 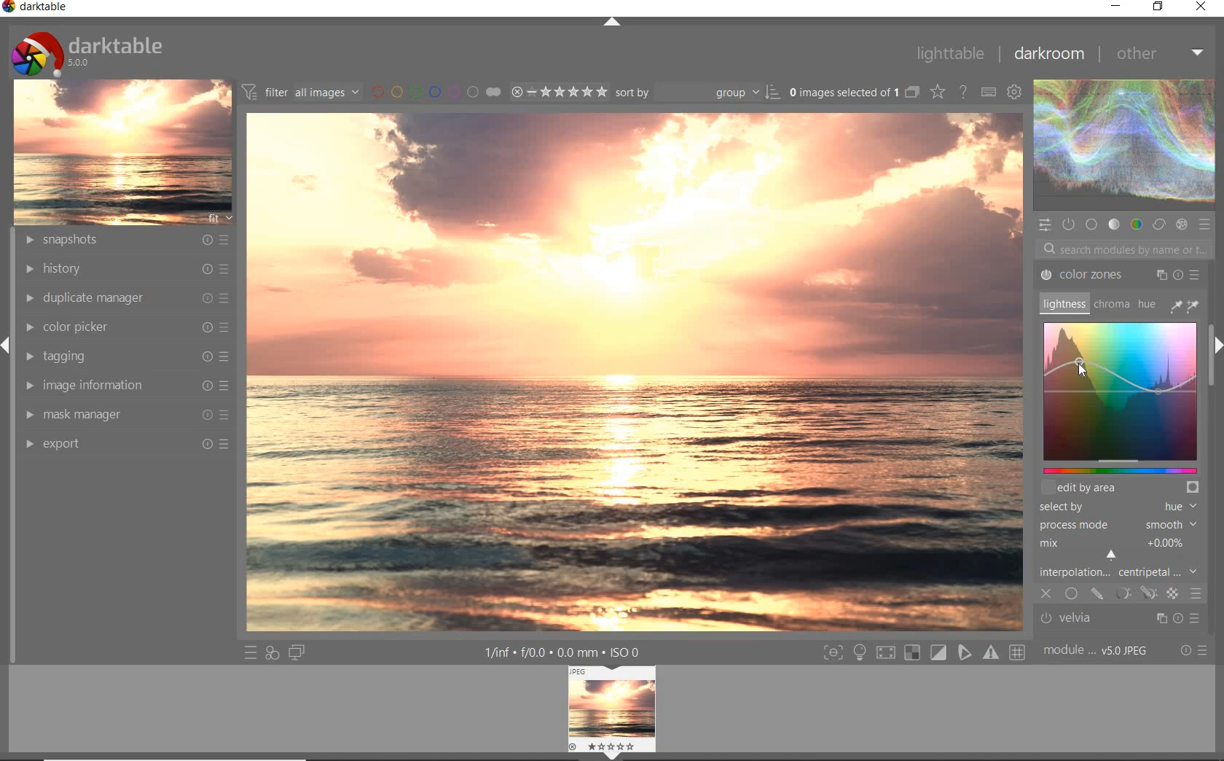 What do you see at coordinates (612, 714) in the screenshot?
I see `IMAGE PREVIEW` at bounding box center [612, 714].